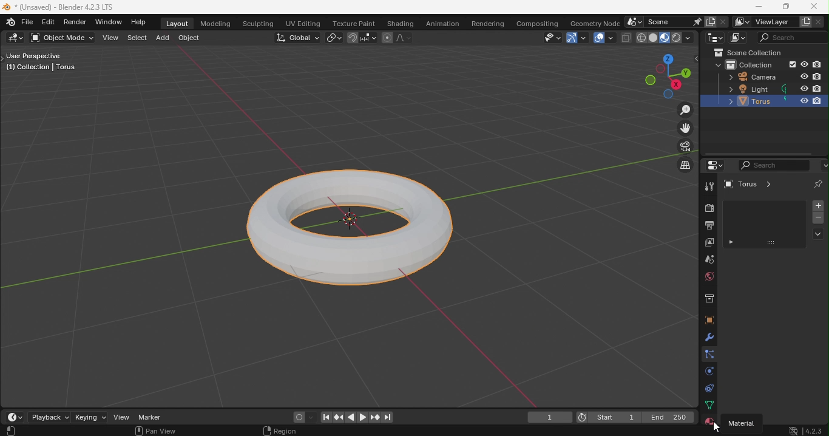 The width and height of the screenshot is (829, 436). I want to click on Window, so click(110, 23).